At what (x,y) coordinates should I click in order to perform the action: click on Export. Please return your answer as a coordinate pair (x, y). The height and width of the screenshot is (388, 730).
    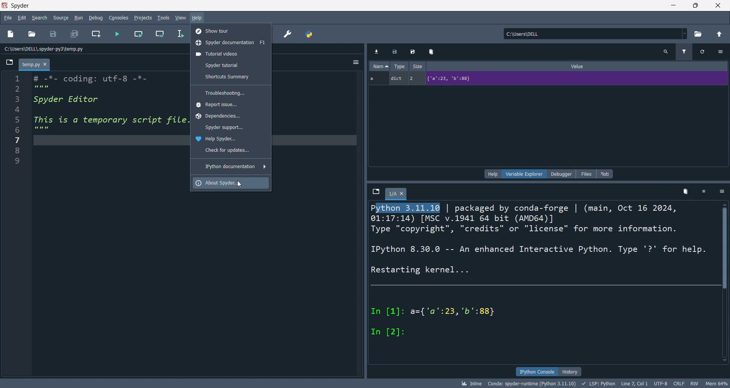
    Looking at the image, I should click on (395, 51).